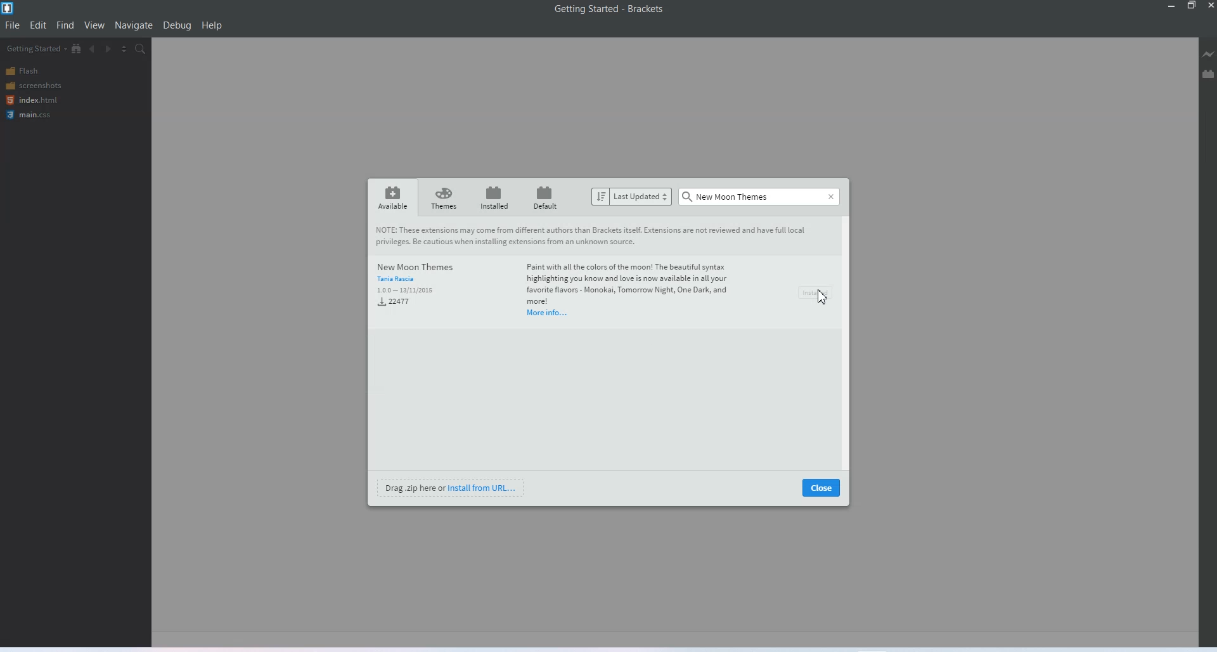  Describe the element at coordinates (612, 10) in the screenshot. I see `Getting Started - Brackets` at that location.